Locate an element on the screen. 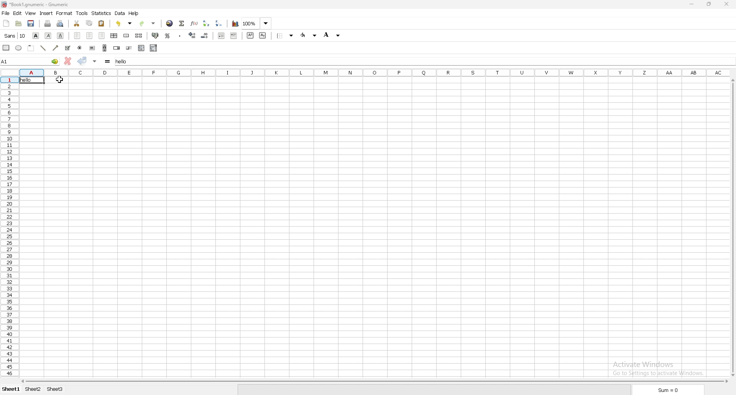 The image size is (736, 395). merge is located at coordinates (126, 36).